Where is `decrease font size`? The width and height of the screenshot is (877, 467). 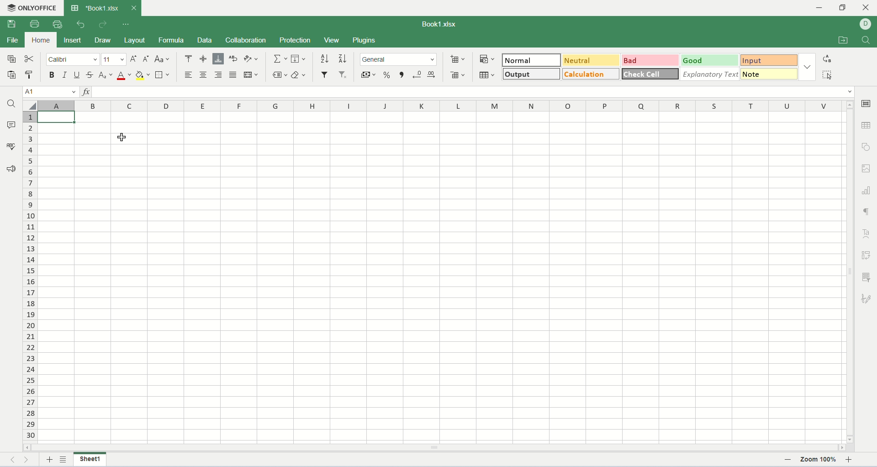
decrease font size is located at coordinates (146, 58).